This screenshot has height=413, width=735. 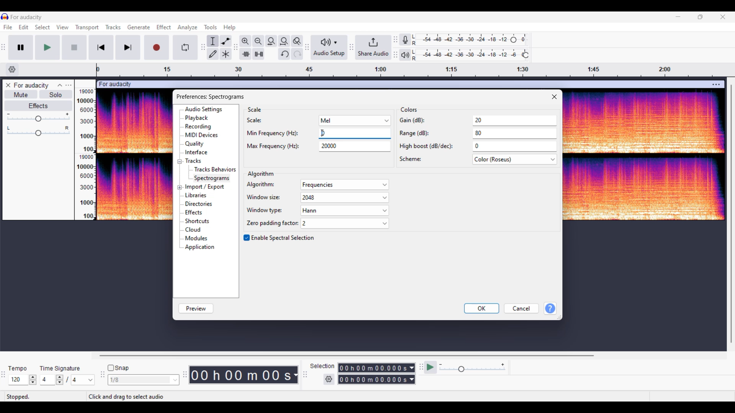 What do you see at coordinates (87, 28) in the screenshot?
I see `Transport menu` at bounding box center [87, 28].